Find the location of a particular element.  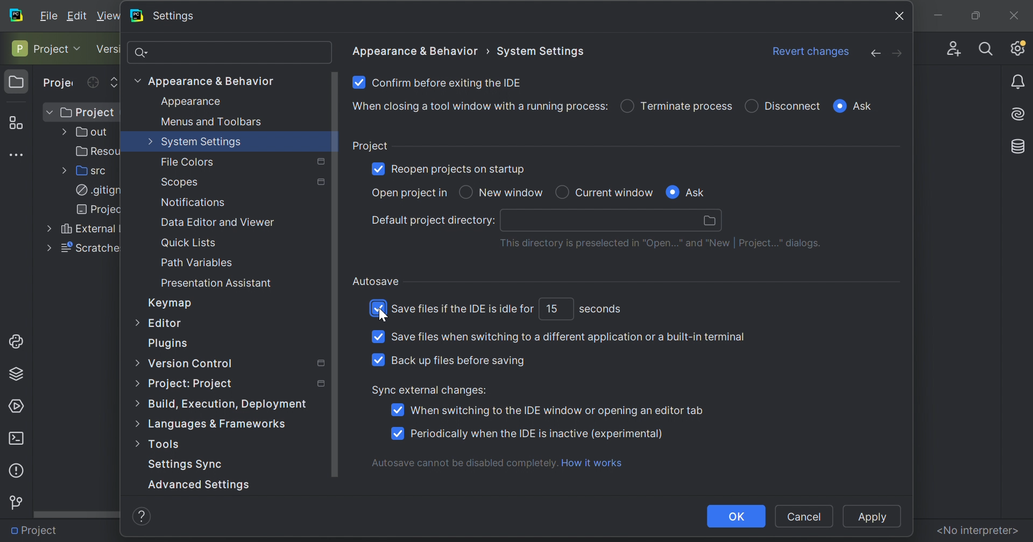

Periodically when the IDE is inactive (experimental) is located at coordinates (537, 434).